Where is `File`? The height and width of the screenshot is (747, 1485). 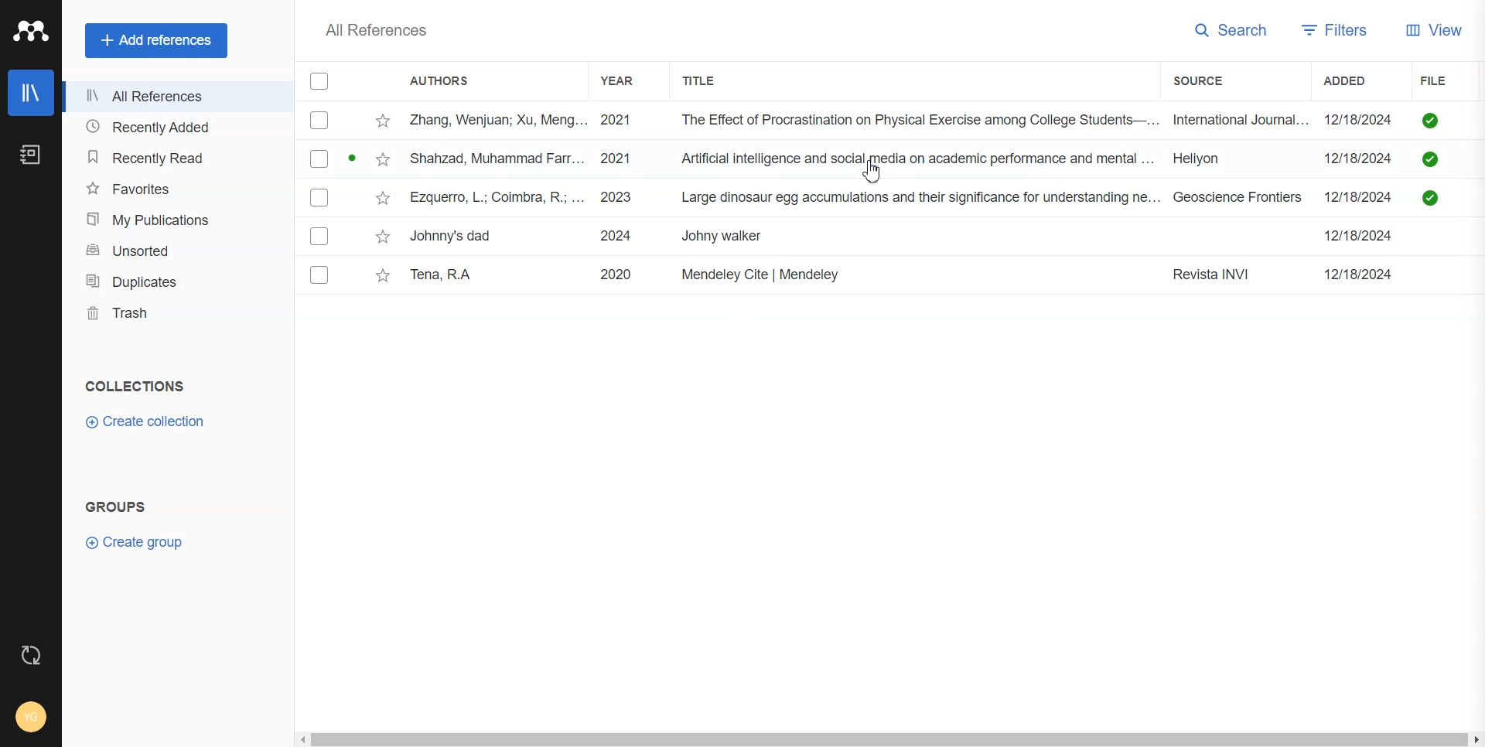
File is located at coordinates (891, 276).